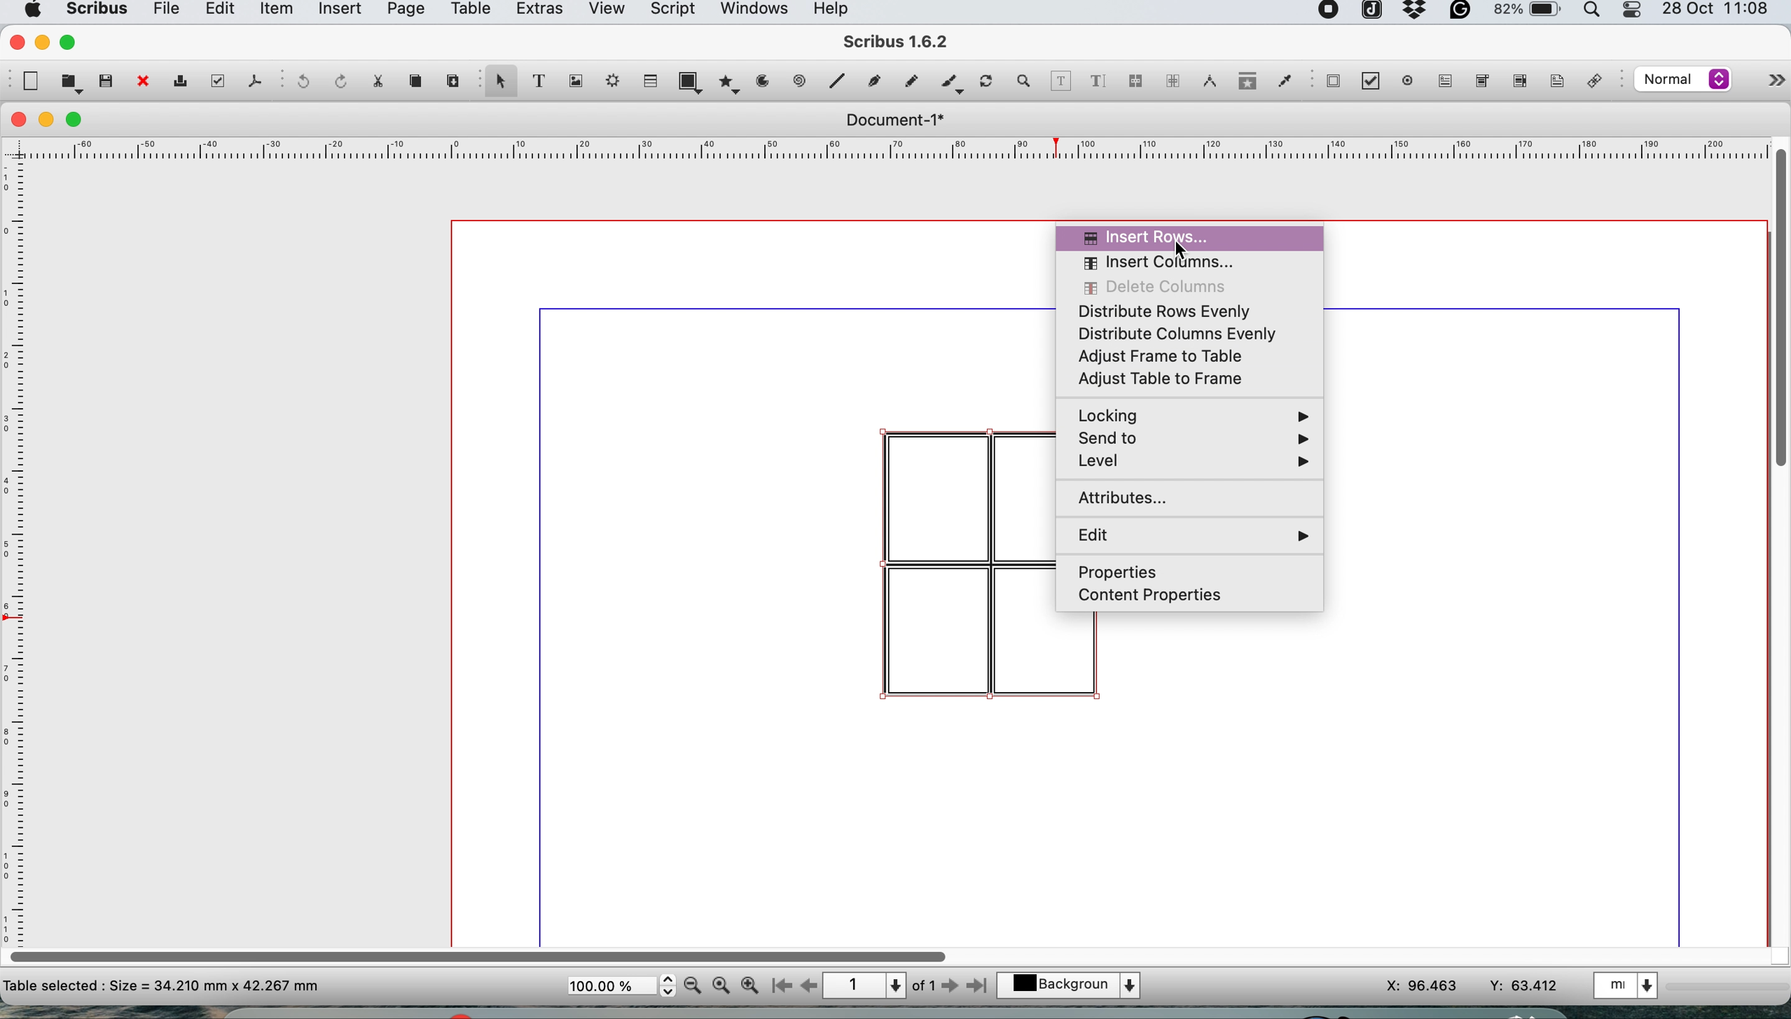  What do you see at coordinates (71, 83) in the screenshot?
I see `open` at bounding box center [71, 83].